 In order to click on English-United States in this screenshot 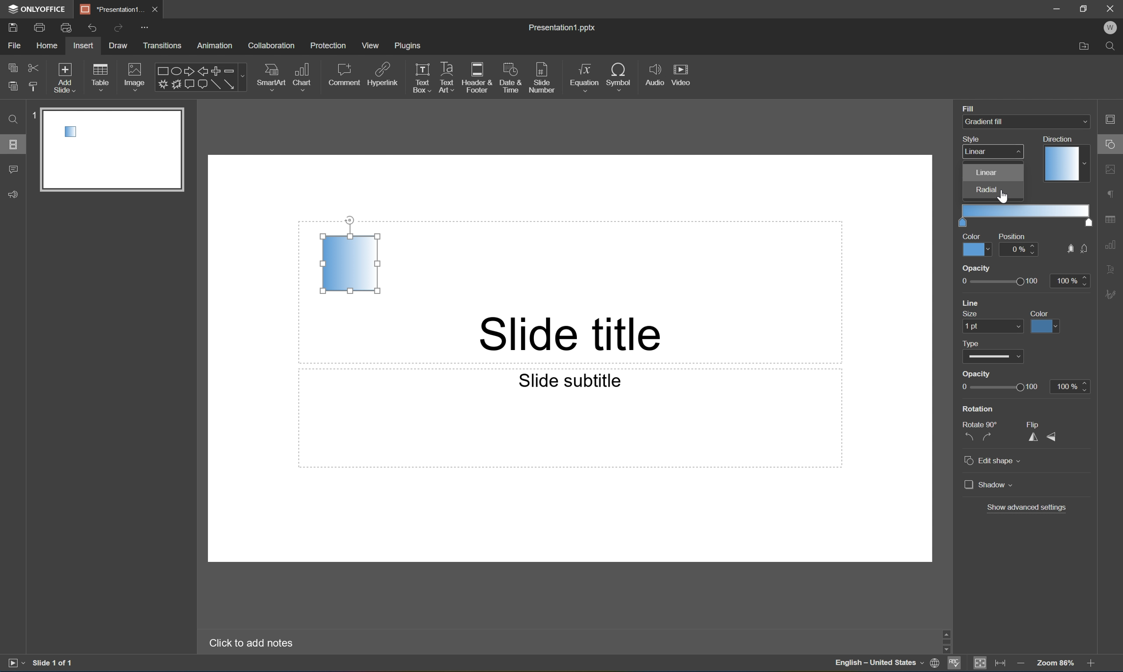, I will do `click(878, 664)`.